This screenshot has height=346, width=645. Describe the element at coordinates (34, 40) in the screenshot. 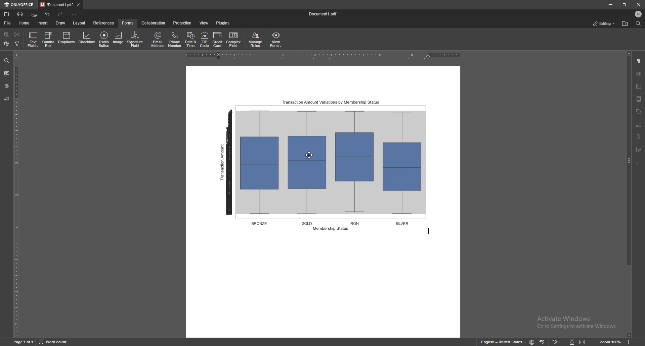

I see `text field` at that location.